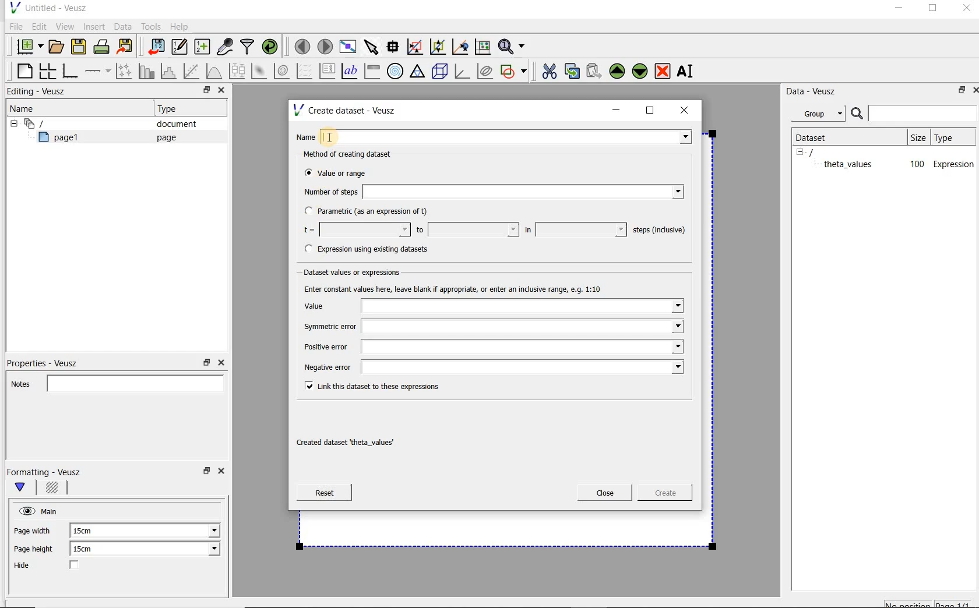 Image resolution: width=979 pixels, height=608 pixels. Describe the element at coordinates (371, 211) in the screenshot. I see `Parametric (as an expression of t)` at that location.